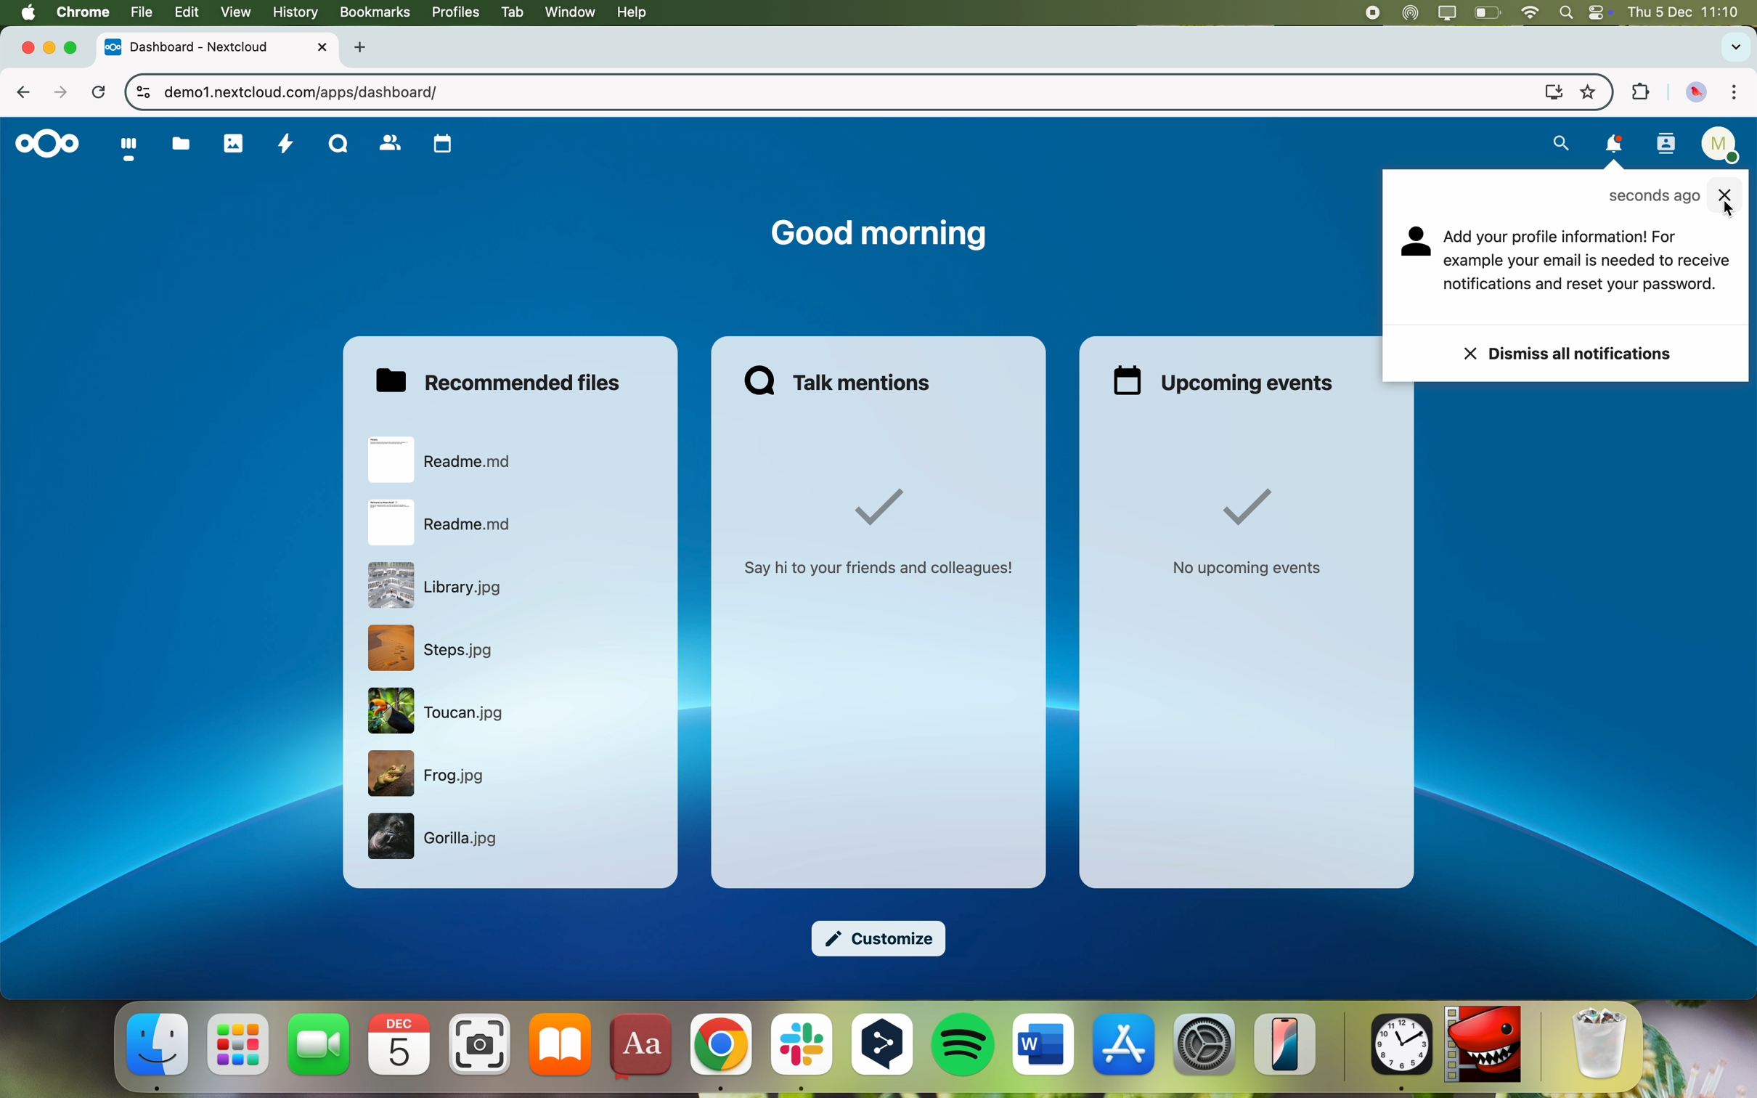 This screenshot has width=1757, height=1098. Describe the element at coordinates (76, 49) in the screenshot. I see `maximize` at that location.